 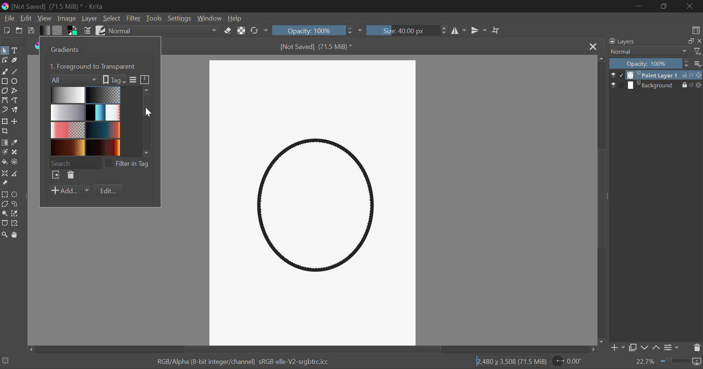 What do you see at coordinates (66, 49) in the screenshot?
I see `Gradients` at bounding box center [66, 49].